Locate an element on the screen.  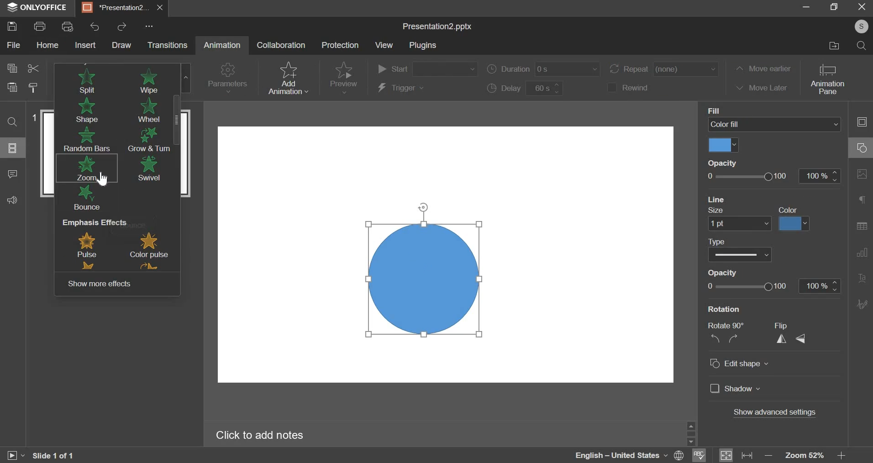
opacity is located at coordinates (774, 285).